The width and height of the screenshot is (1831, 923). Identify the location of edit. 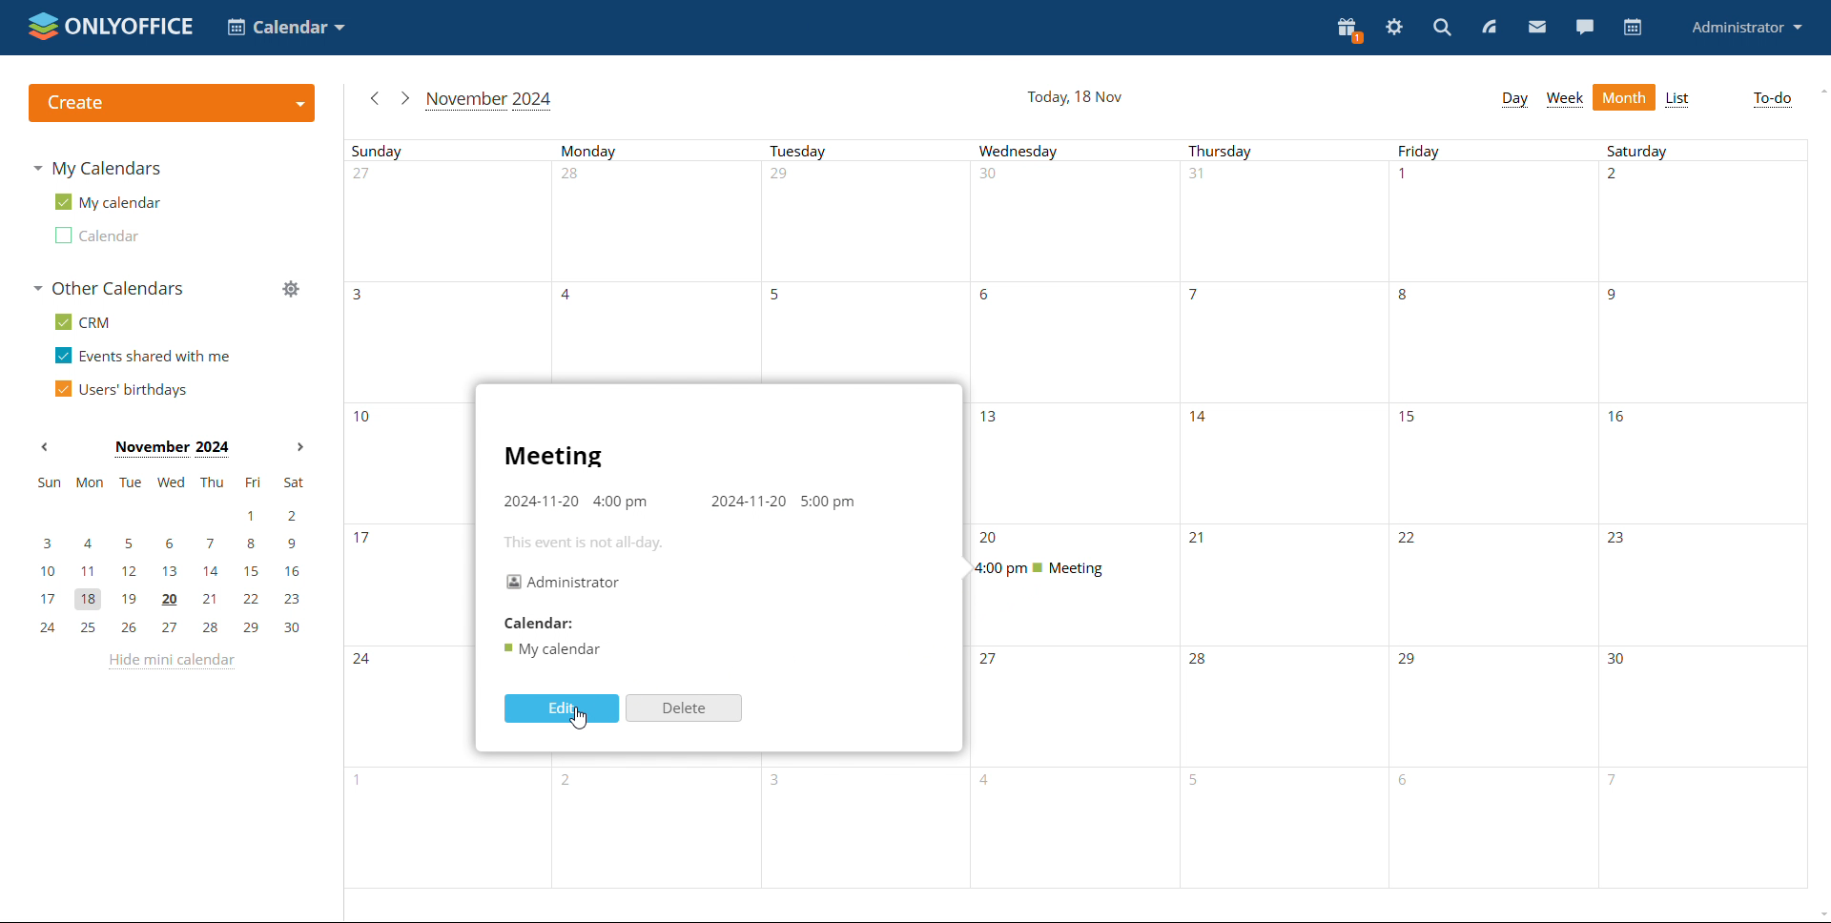
(563, 708).